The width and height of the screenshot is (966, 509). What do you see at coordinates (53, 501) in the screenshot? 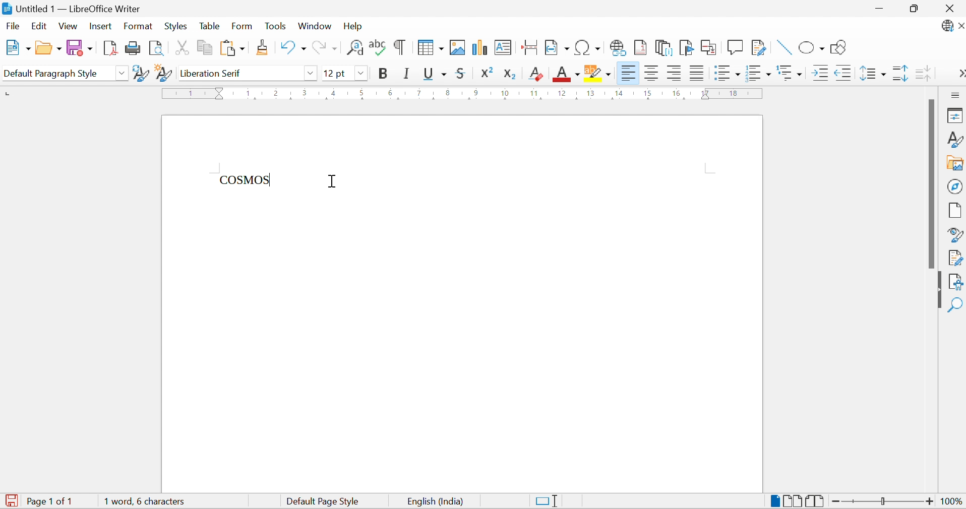
I see `Page 1 of 1` at bounding box center [53, 501].